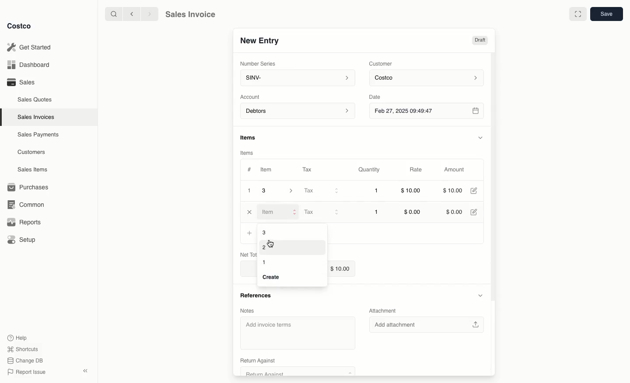 This screenshot has width=630, height=383. I want to click on $0.00, so click(454, 212).